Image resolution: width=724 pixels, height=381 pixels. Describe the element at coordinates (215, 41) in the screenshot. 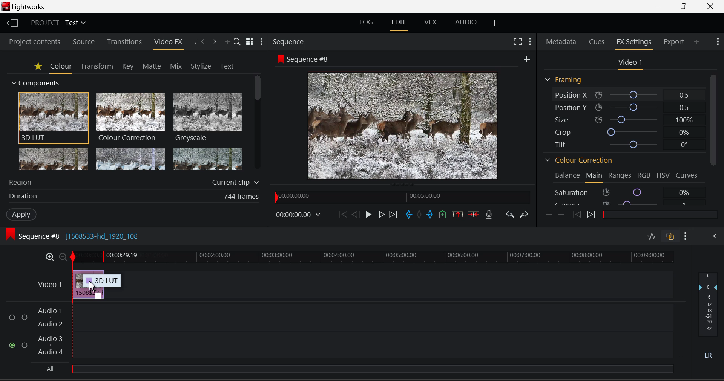

I see `Next Panel` at that location.